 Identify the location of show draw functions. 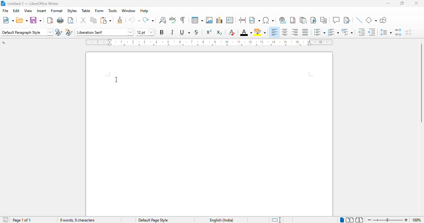
(383, 20).